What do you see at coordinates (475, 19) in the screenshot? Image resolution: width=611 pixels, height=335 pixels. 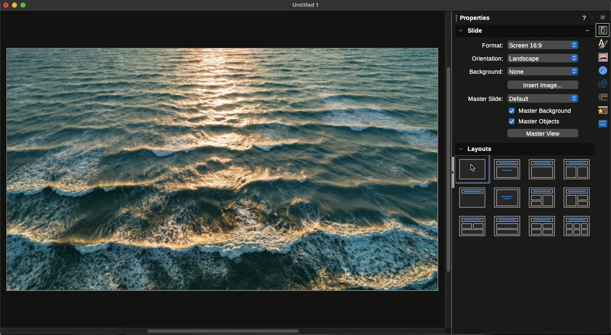 I see `Properties` at bounding box center [475, 19].